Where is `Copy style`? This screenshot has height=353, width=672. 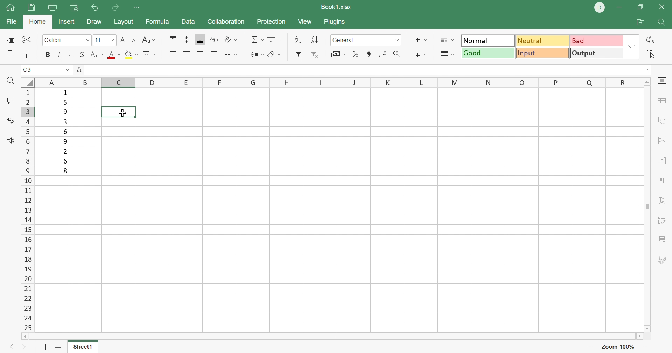
Copy style is located at coordinates (27, 54).